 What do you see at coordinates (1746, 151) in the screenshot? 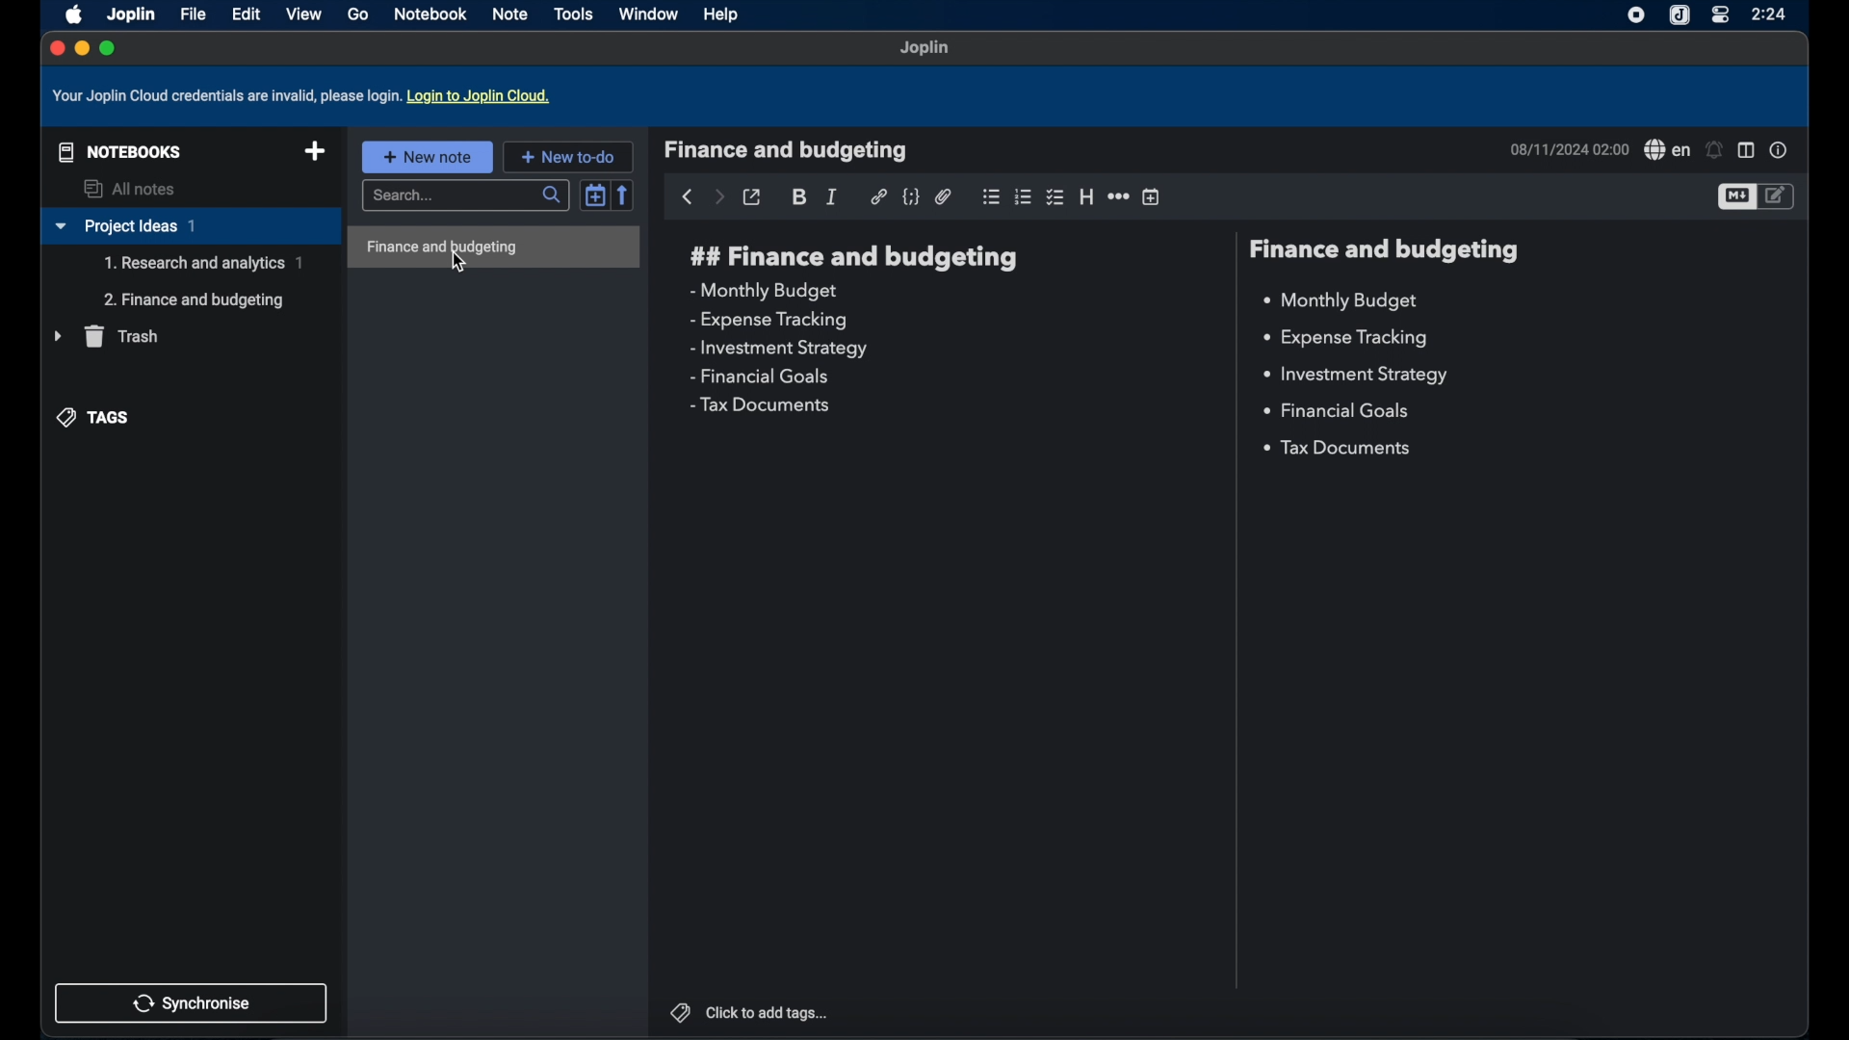
I see `toggle editor layout` at bounding box center [1746, 151].